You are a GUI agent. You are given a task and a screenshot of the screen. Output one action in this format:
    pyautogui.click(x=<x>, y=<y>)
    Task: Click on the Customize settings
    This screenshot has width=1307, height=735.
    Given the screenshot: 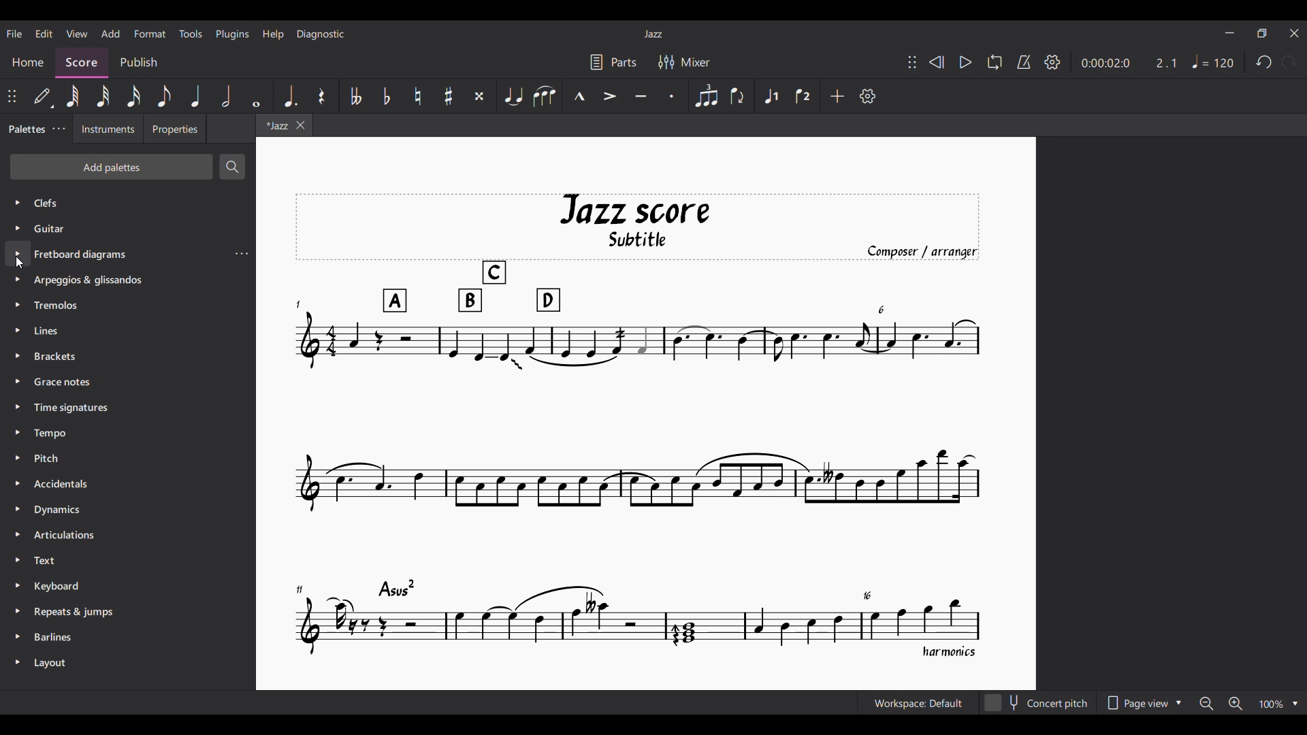 What is the action you would take?
    pyautogui.click(x=868, y=96)
    